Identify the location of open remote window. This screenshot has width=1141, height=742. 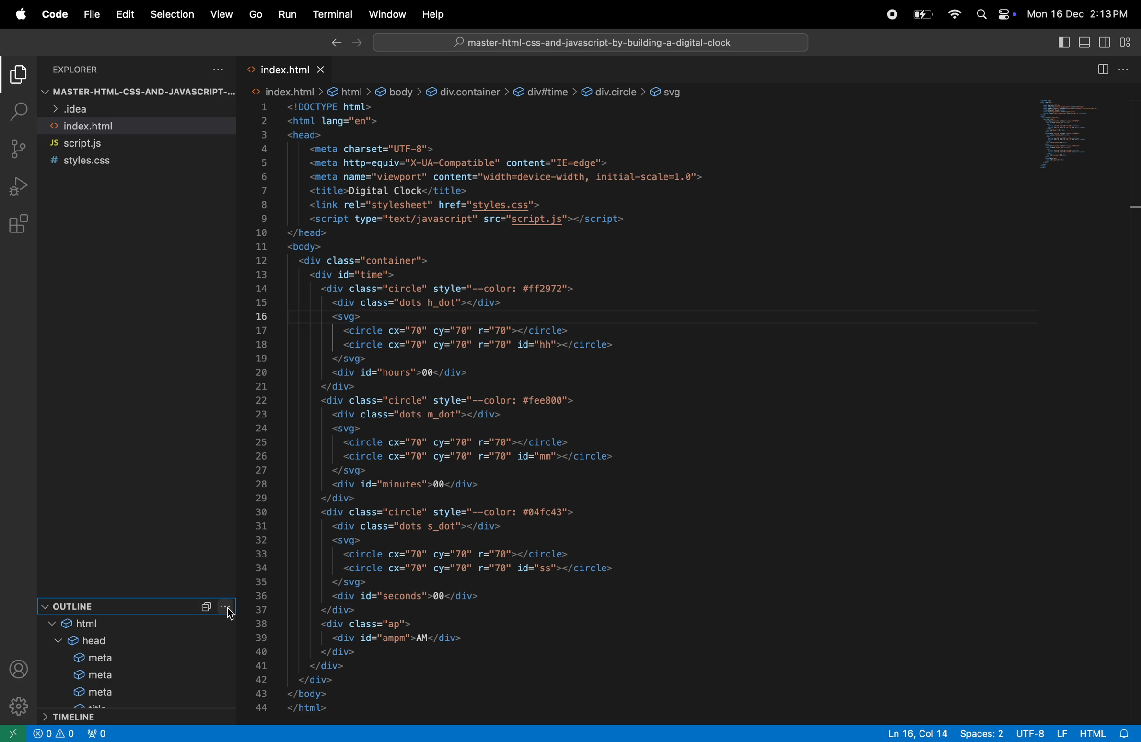
(14, 733).